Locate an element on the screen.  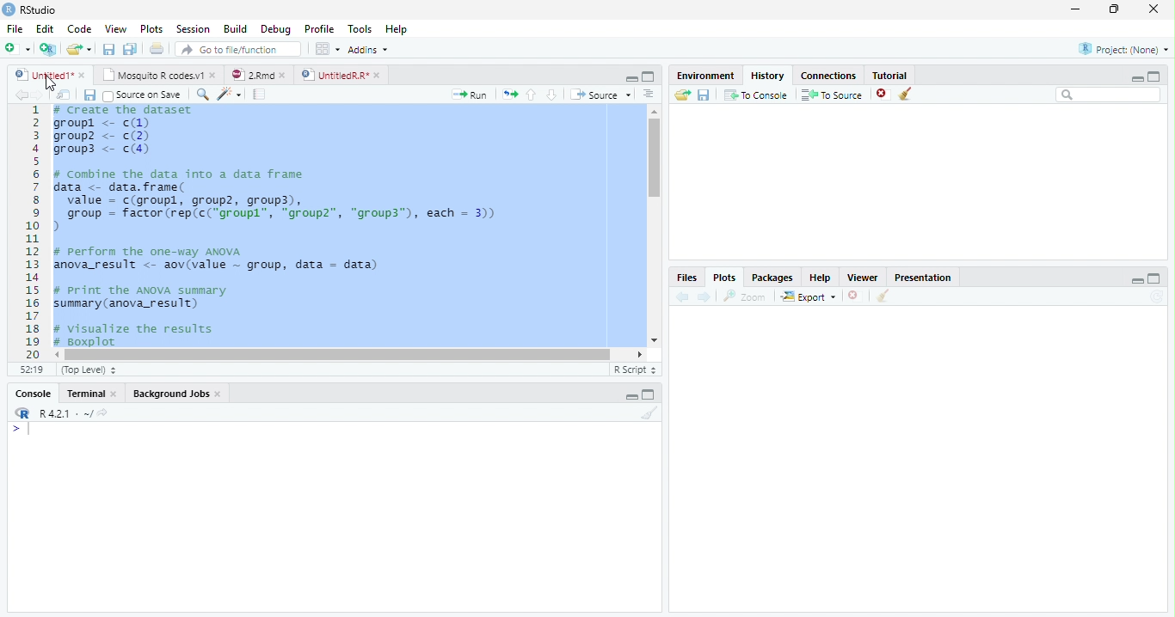
maximize is located at coordinates (1157, 76).